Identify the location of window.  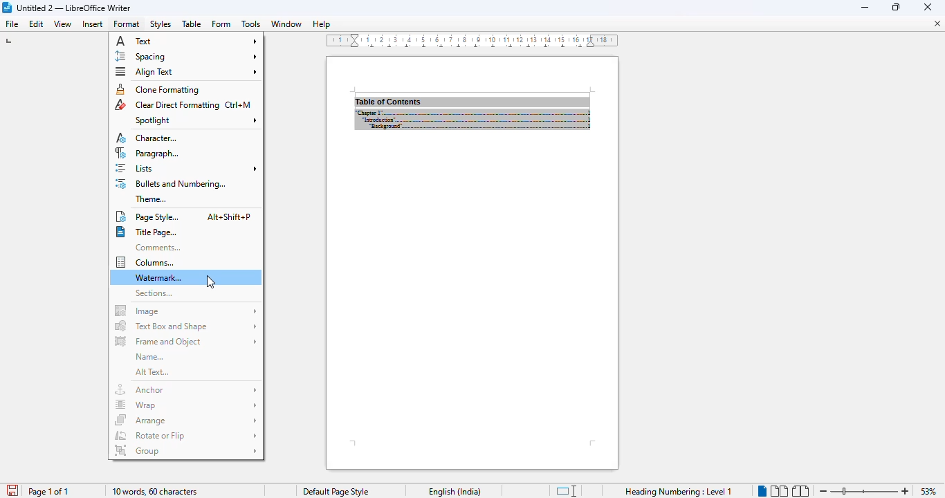
(286, 24).